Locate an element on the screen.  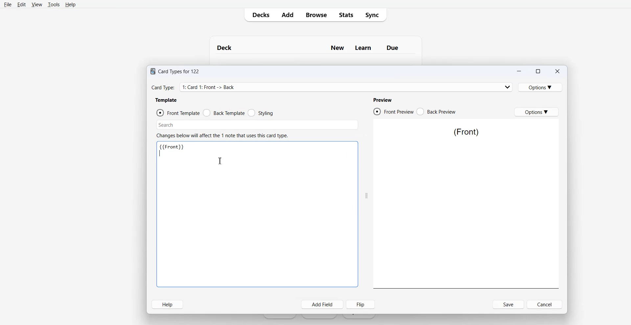
Help is located at coordinates (167, 304).